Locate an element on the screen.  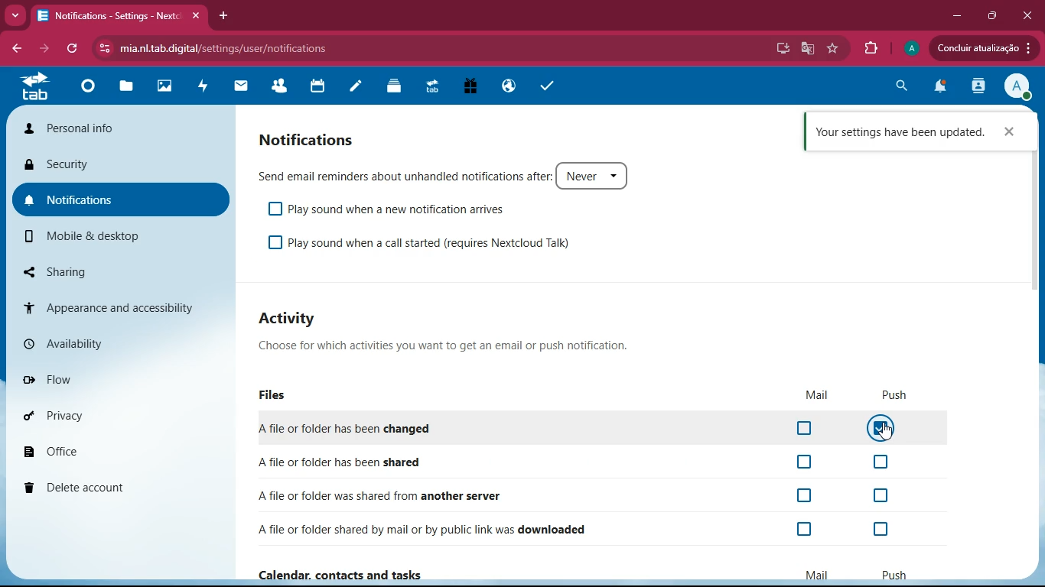
mail is located at coordinates (242, 87).